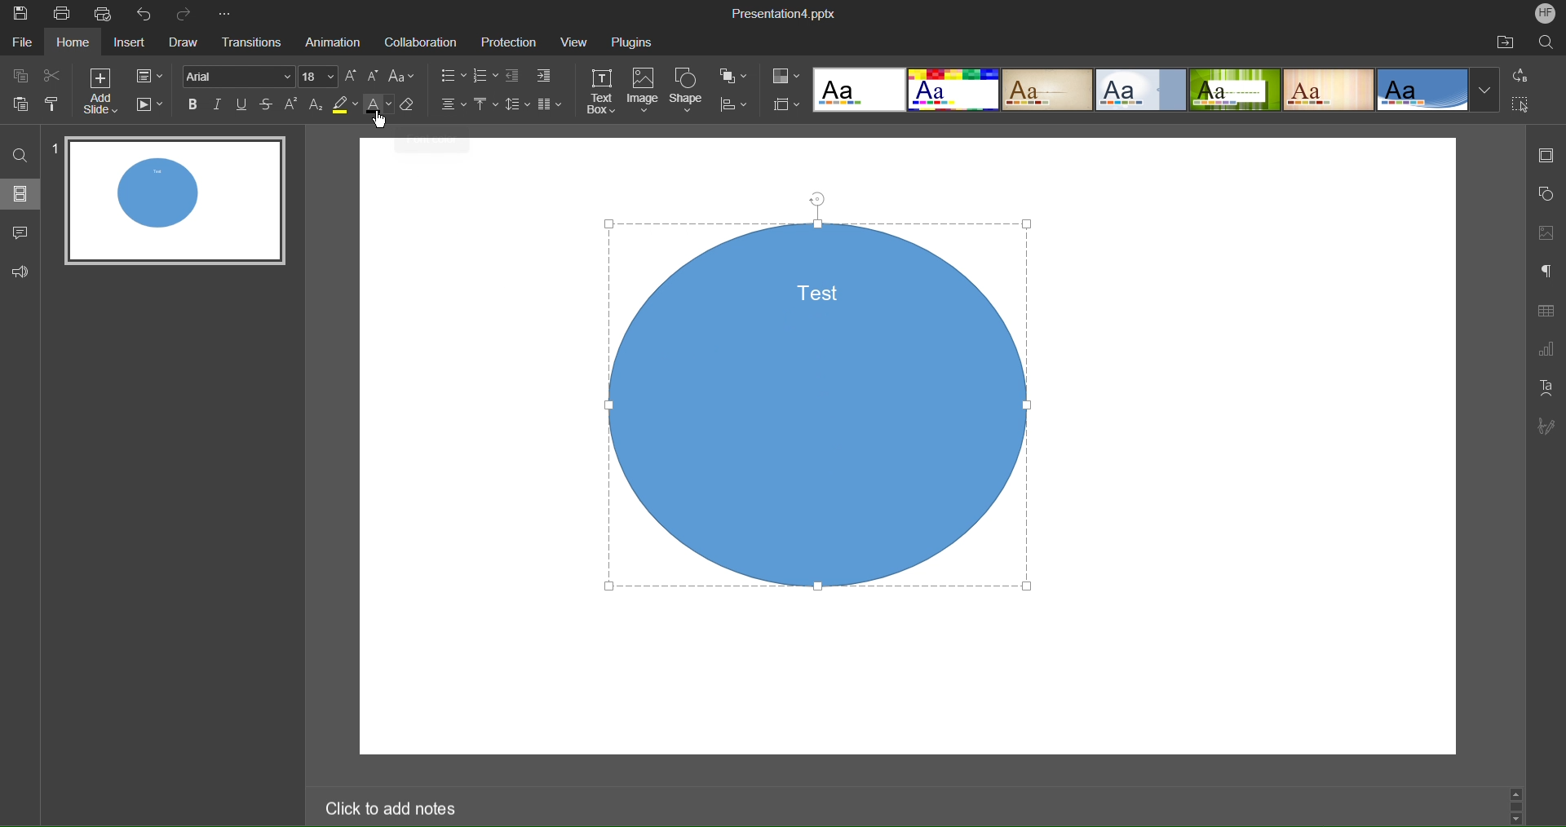  What do you see at coordinates (785, 77) in the screenshot?
I see `Color` at bounding box center [785, 77].